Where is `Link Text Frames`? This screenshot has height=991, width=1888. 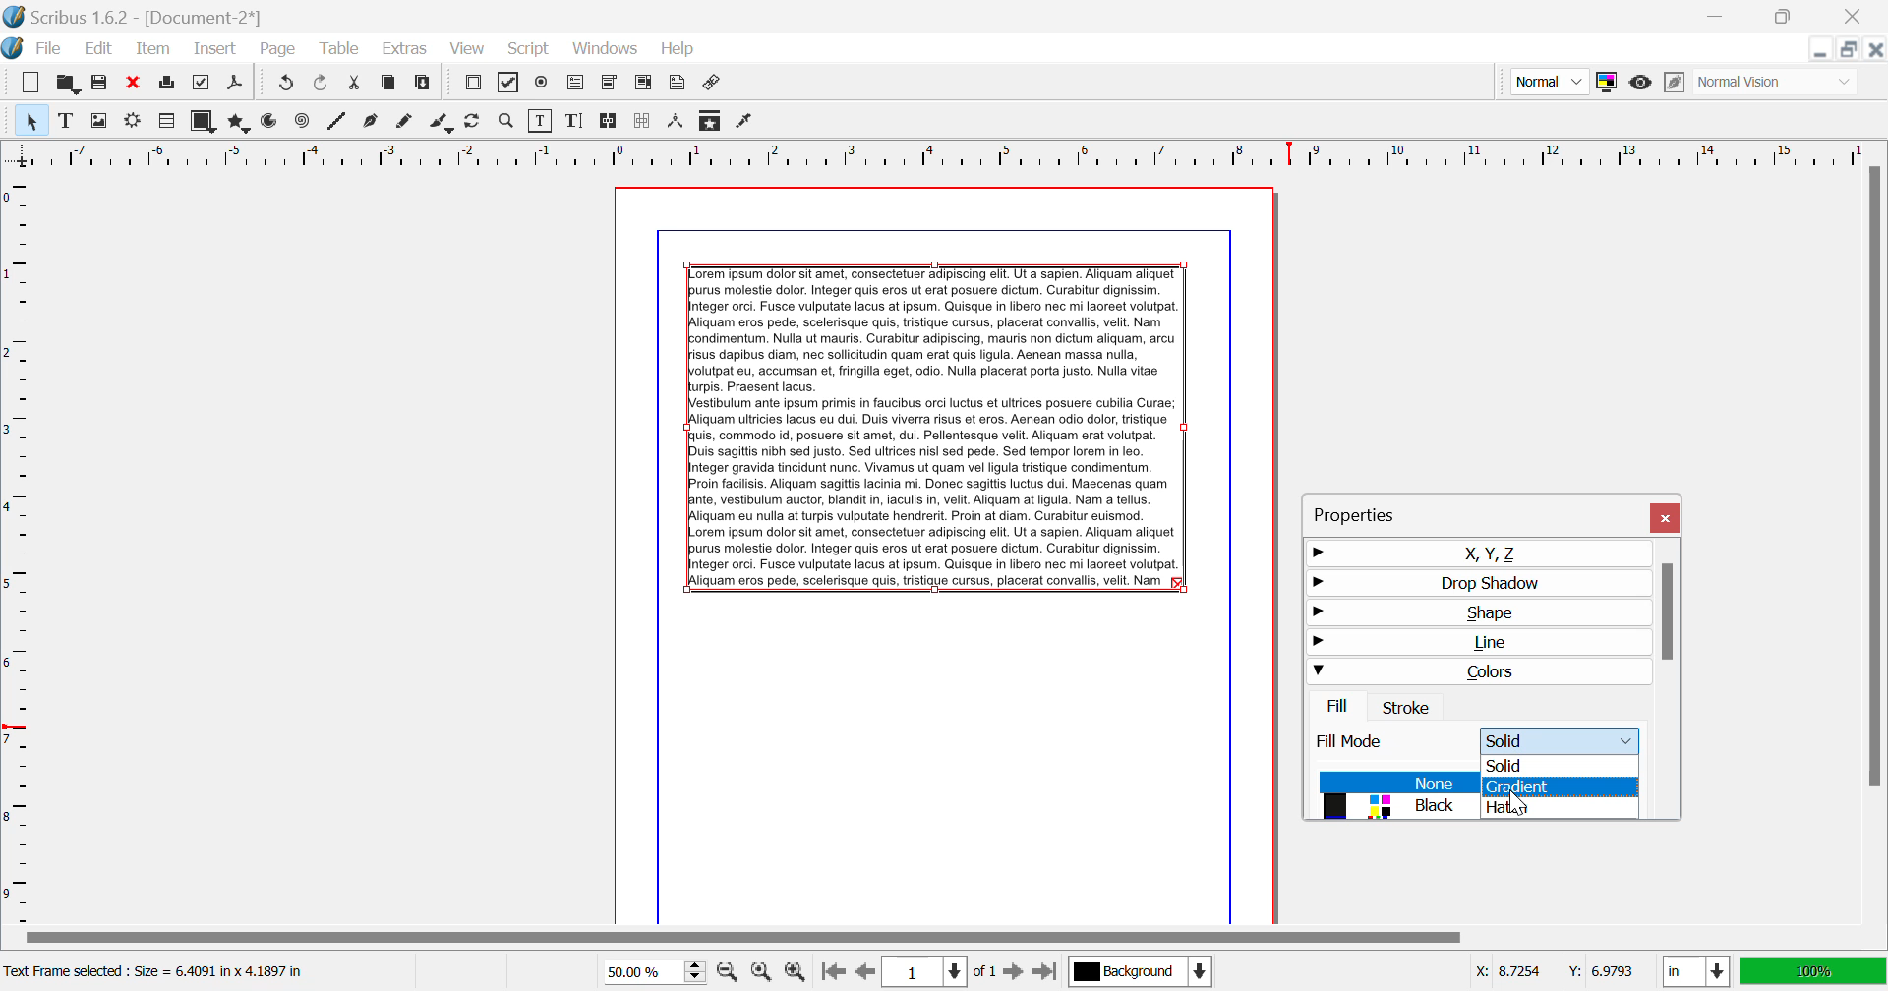
Link Text Frames is located at coordinates (610, 122).